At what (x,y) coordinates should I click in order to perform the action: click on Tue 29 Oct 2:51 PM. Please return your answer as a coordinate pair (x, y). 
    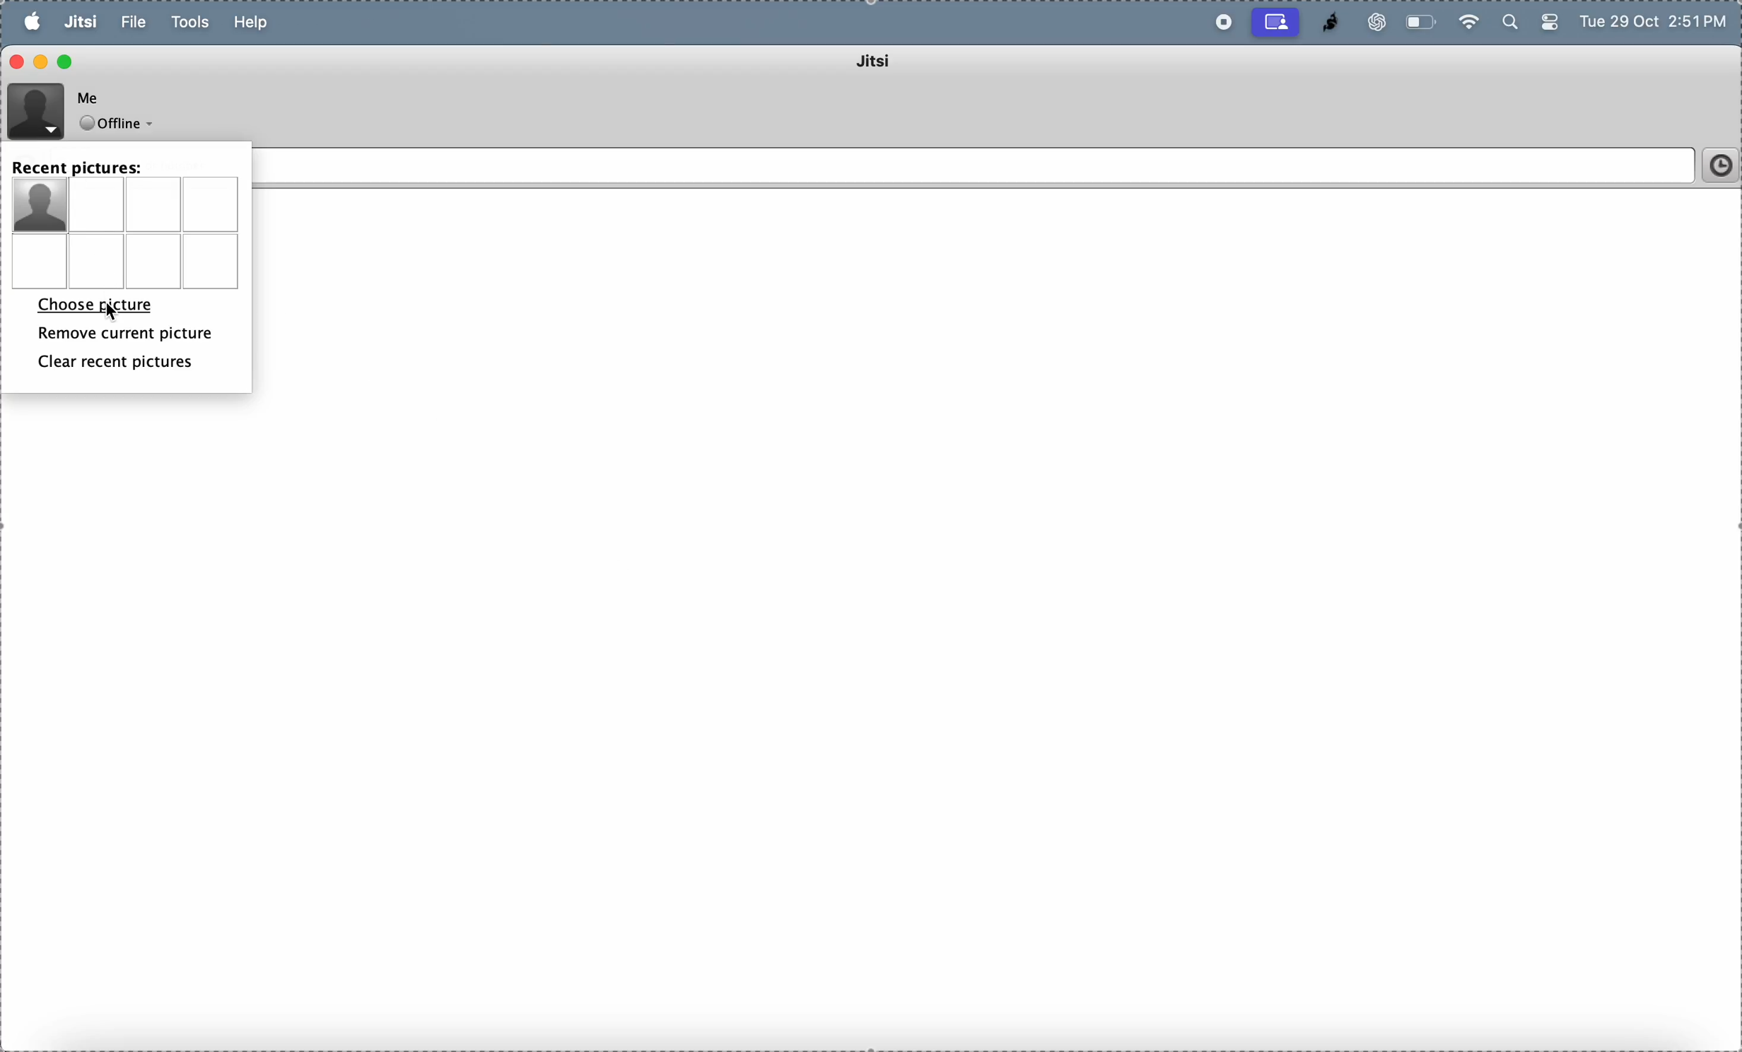
    Looking at the image, I should click on (1656, 23).